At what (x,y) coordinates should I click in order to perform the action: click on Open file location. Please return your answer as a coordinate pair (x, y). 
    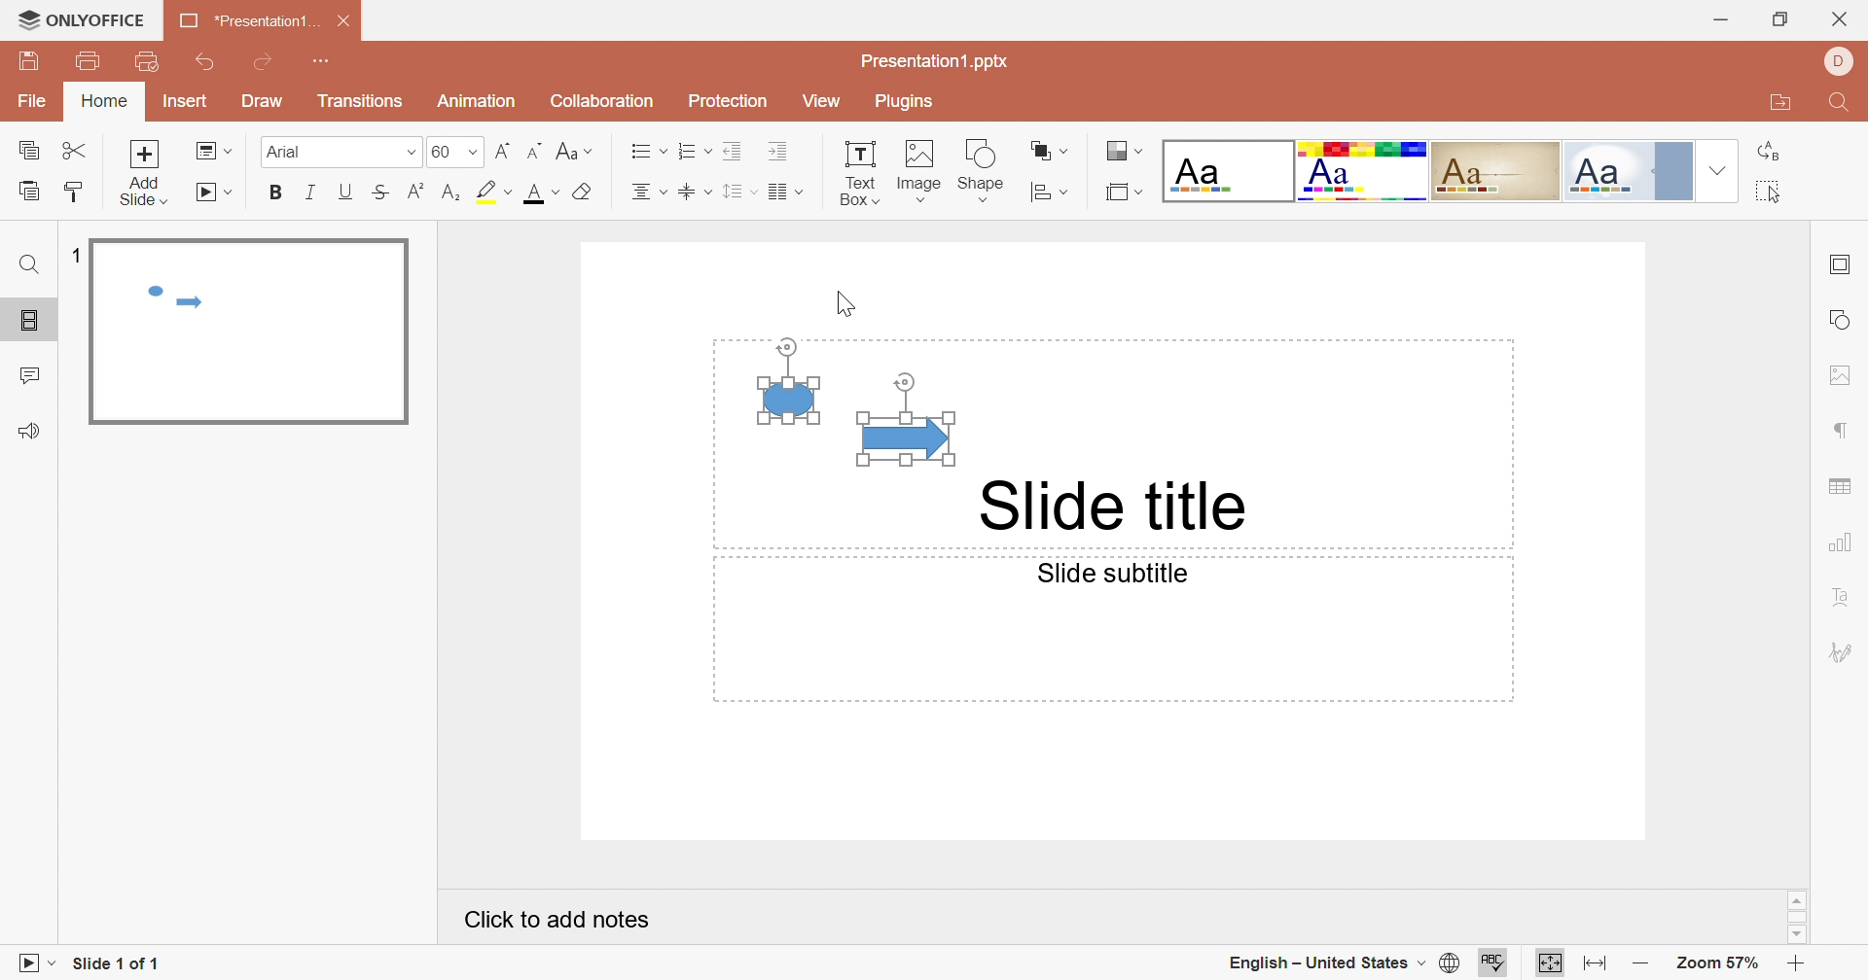
    Looking at the image, I should click on (1776, 104).